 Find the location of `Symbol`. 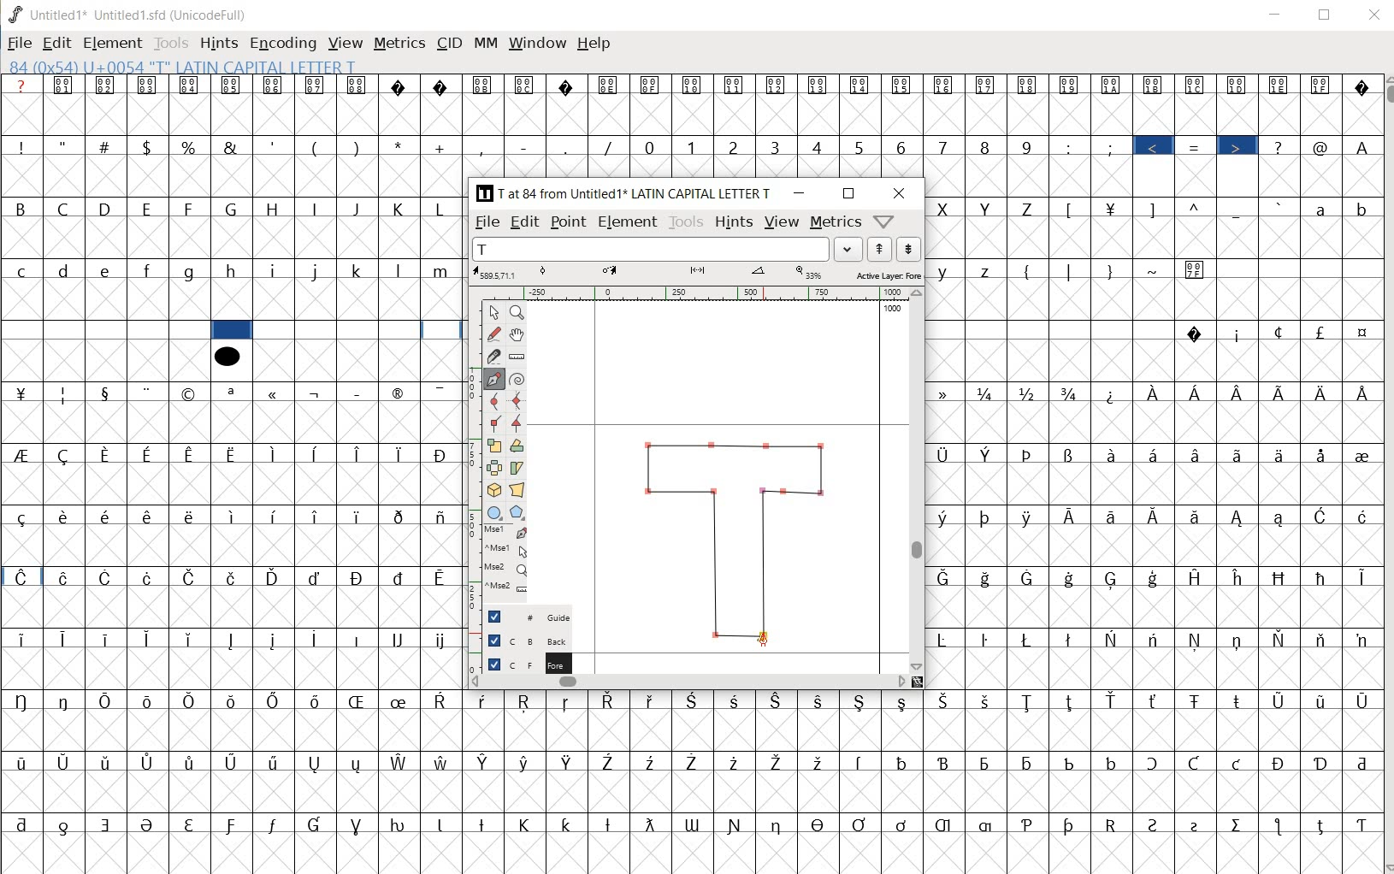

Symbol is located at coordinates (189, 640).